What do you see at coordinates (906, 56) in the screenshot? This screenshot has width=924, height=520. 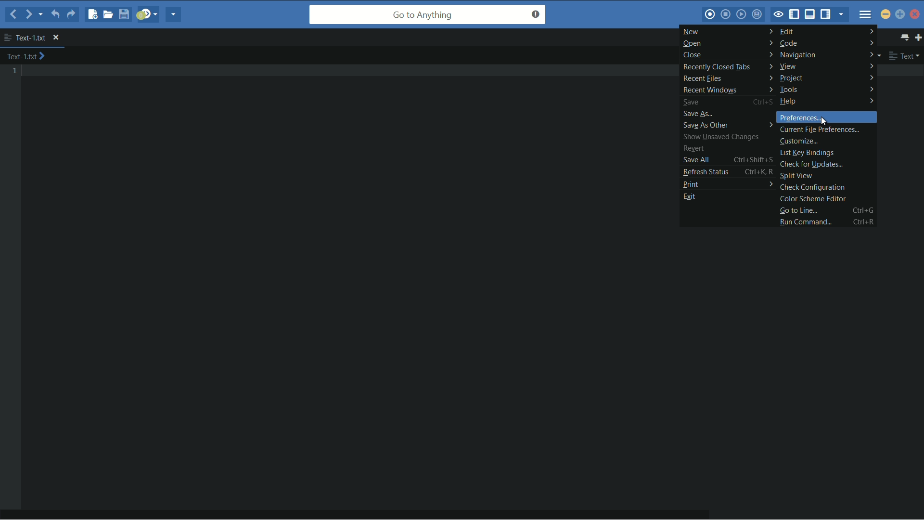 I see `text` at bounding box center [906, 56].